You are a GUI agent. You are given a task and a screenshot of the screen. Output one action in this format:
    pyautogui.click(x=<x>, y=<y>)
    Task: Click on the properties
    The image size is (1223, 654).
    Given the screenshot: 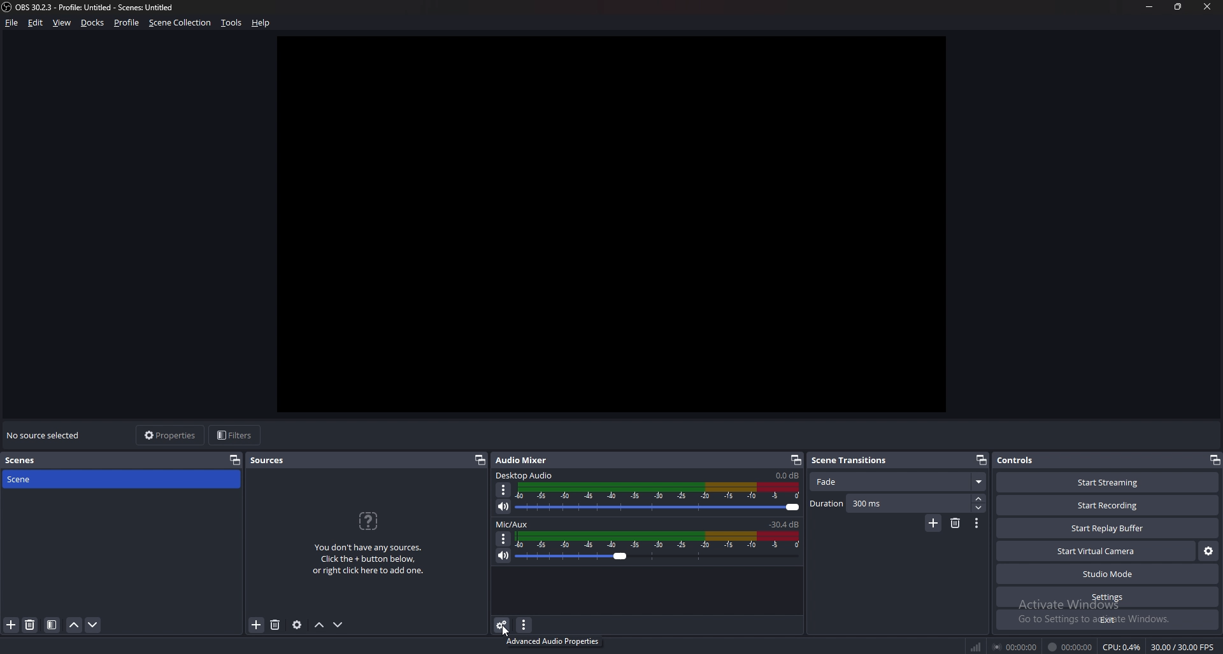 What is the action you would take?
    pyautogui.click(x=173, y=435)
    